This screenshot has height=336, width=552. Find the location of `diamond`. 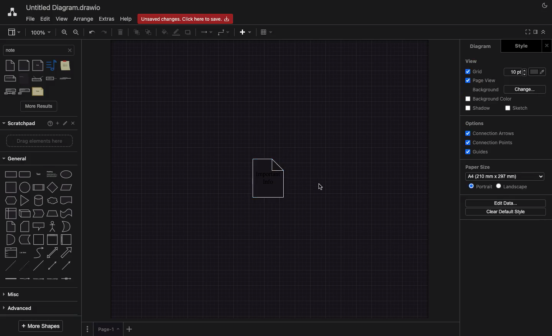

diamond is located at coordinates (39, 188).